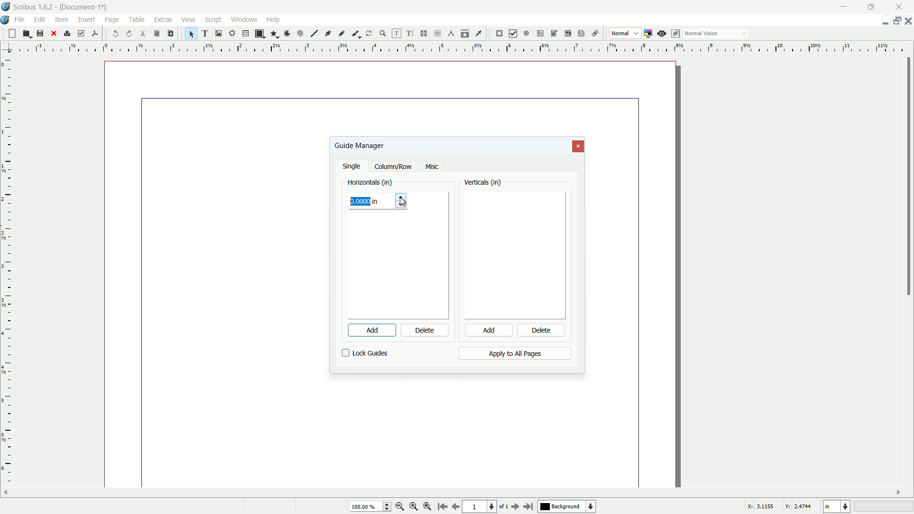 This screenshot has height=514, width=914. I want to click on zoom in or out, so click(383, 33).